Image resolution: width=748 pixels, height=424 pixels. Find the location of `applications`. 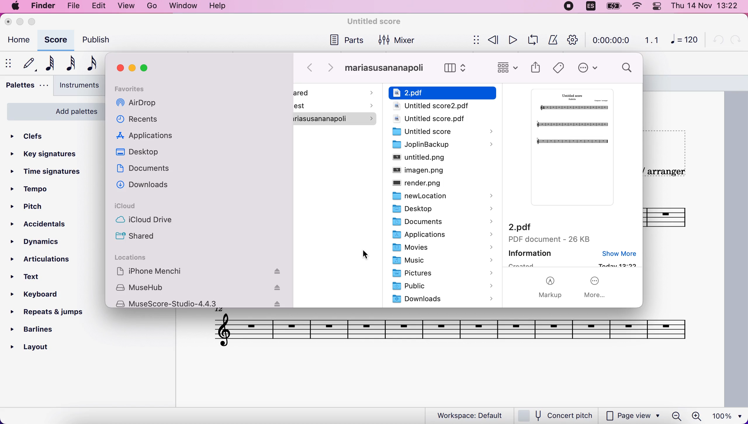

applications is located at coordinates (150, 136).